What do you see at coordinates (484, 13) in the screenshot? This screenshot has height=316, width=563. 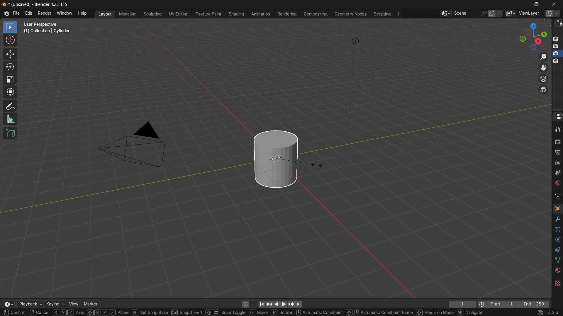 I see `pin scene to workplace` at bounding box center [484, 13].